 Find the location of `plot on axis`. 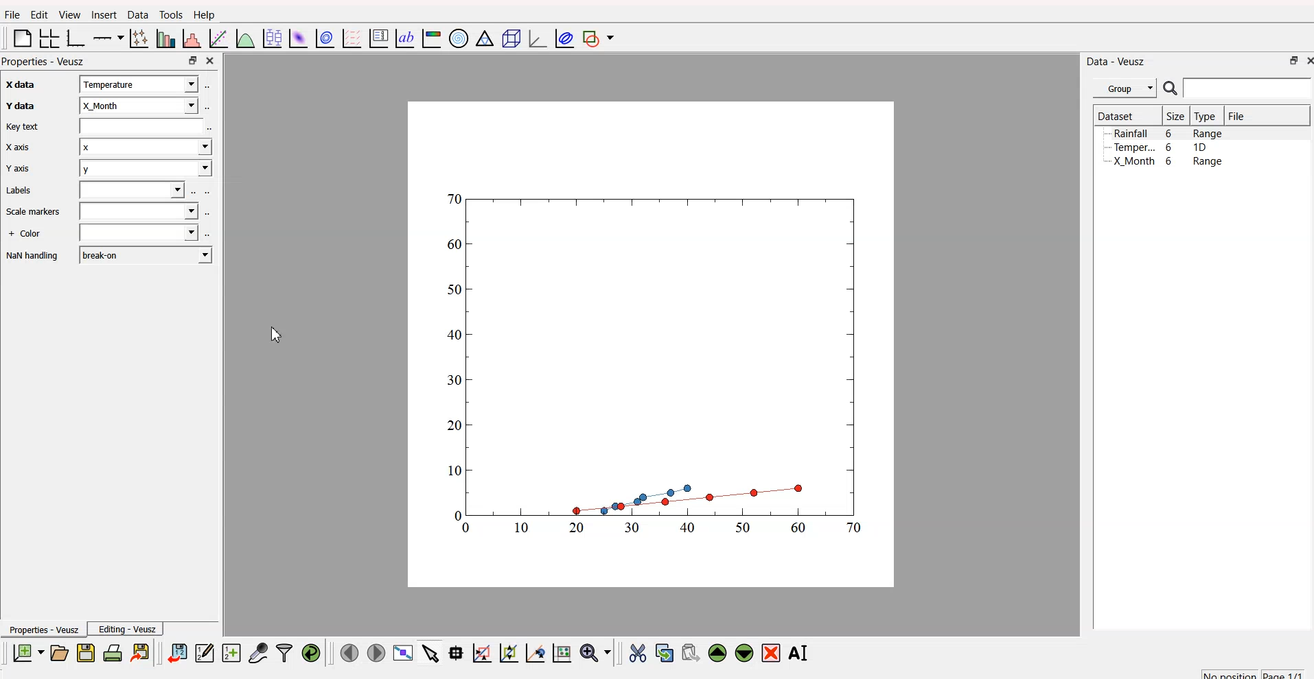

plot on axis is located at coordinates (109, 37).